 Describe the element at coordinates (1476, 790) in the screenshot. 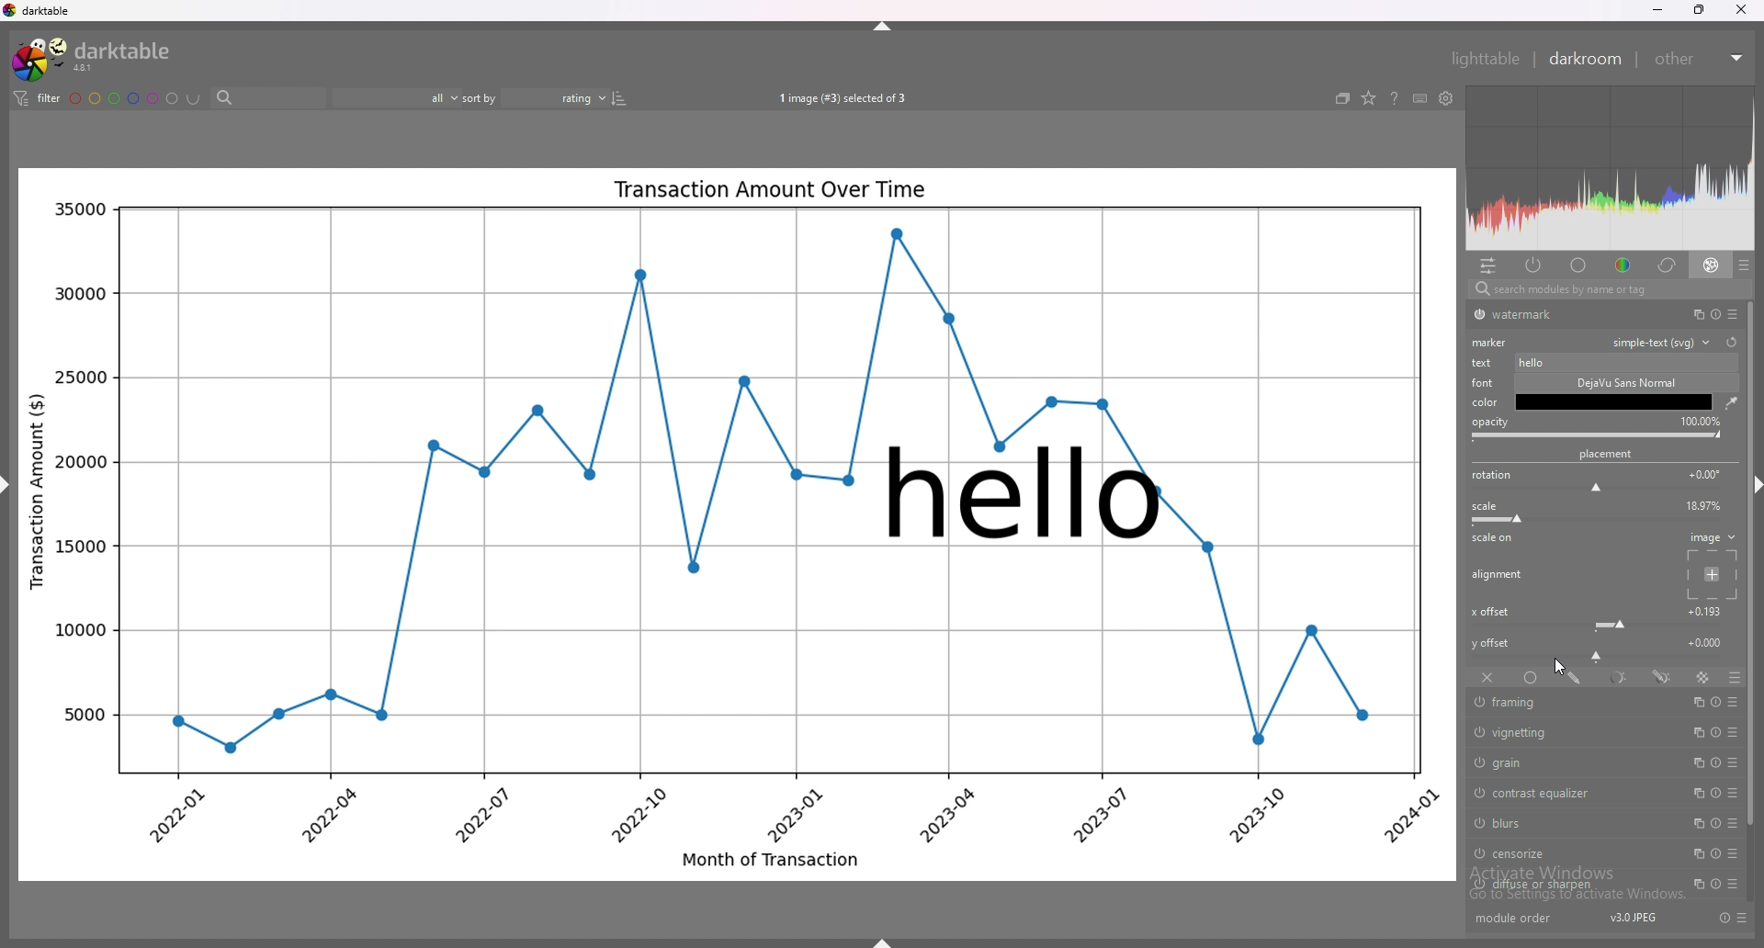

I see `switch off` at that location.